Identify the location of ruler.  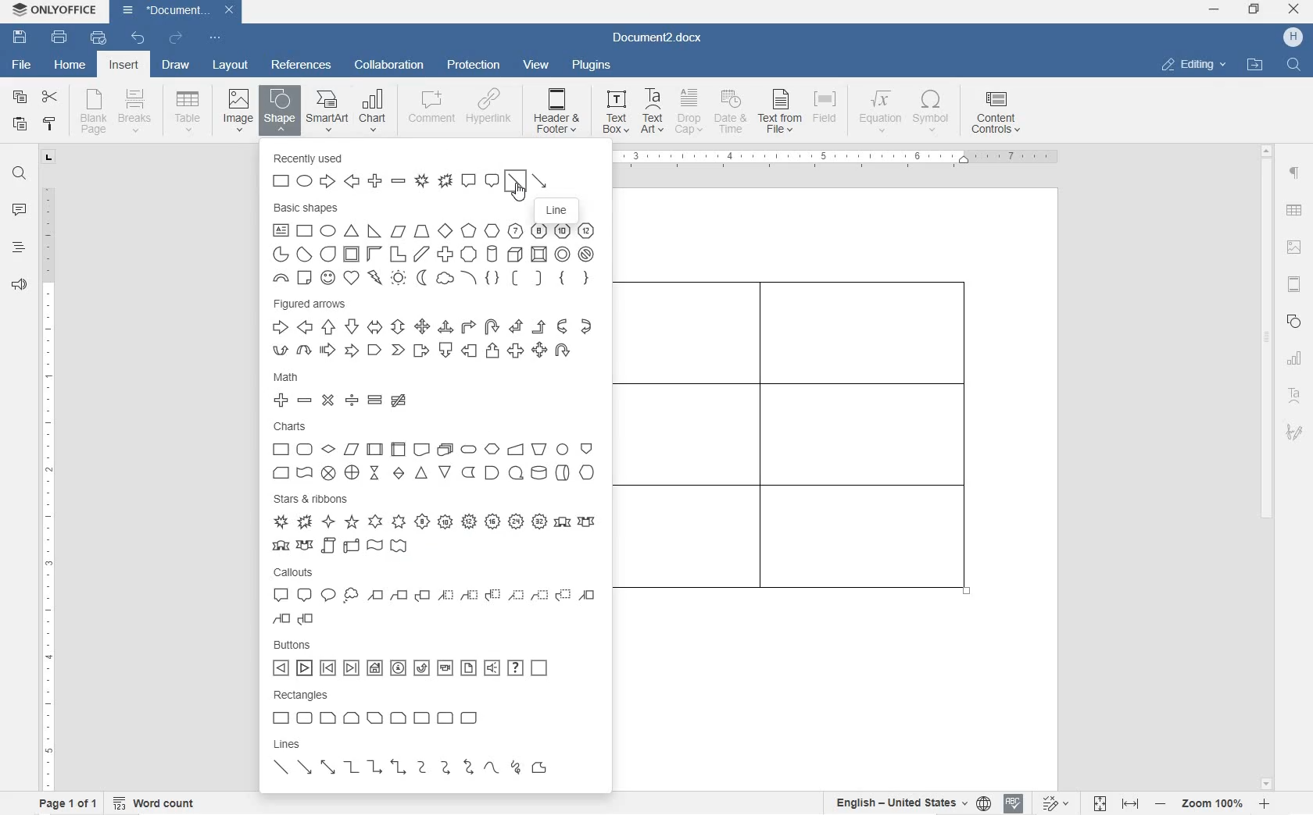
(844, 159).